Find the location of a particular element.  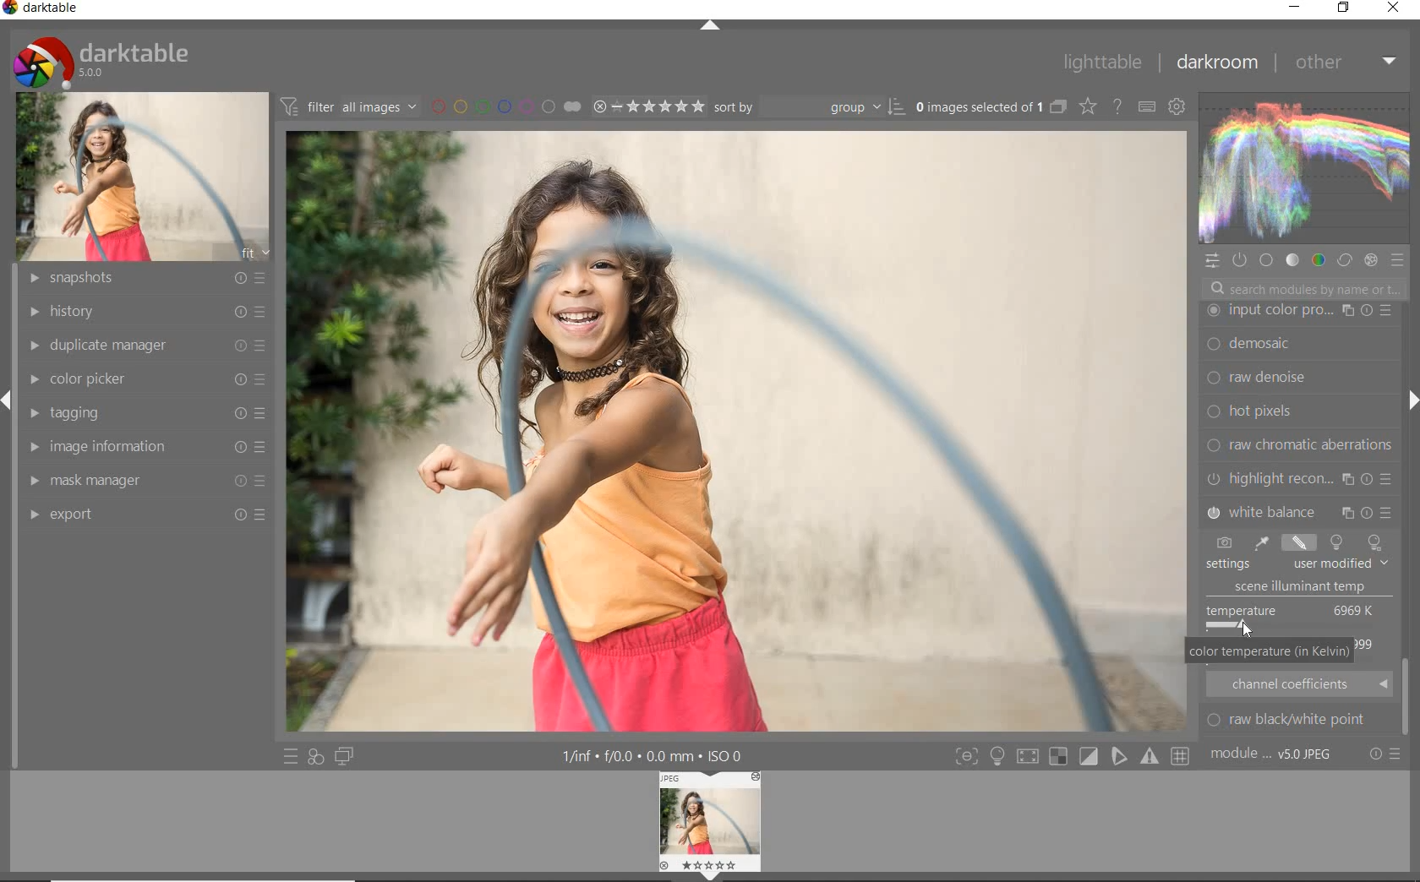

CURSOR POSITION is located at coordinates (1245, 624).